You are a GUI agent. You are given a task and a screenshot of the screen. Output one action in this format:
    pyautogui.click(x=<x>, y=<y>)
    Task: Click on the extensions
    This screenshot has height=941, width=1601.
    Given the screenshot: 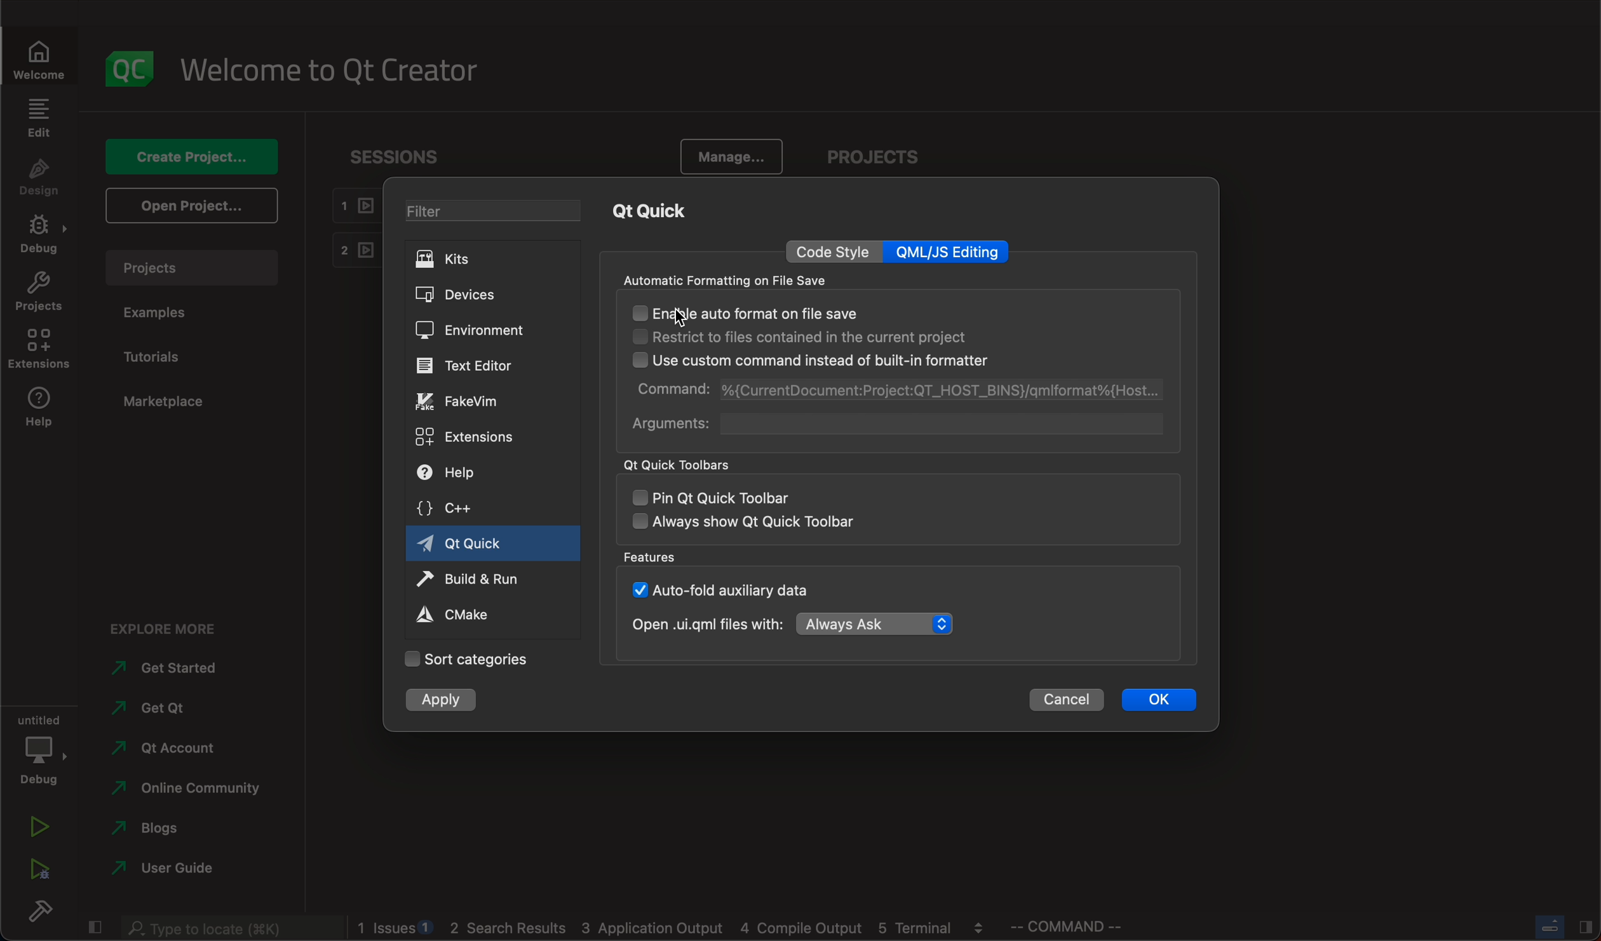 What is the action you would take?
    pyautogui.click(x=469, y=439)
    